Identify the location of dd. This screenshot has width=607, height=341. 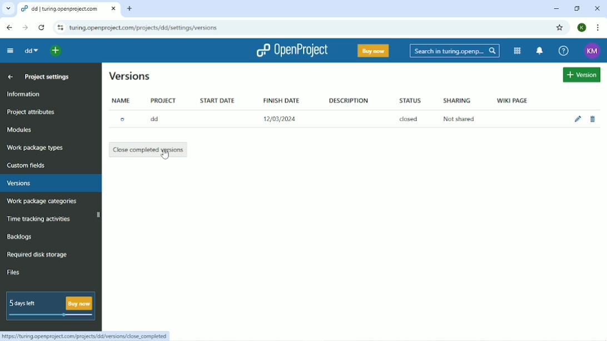
(157, 119).